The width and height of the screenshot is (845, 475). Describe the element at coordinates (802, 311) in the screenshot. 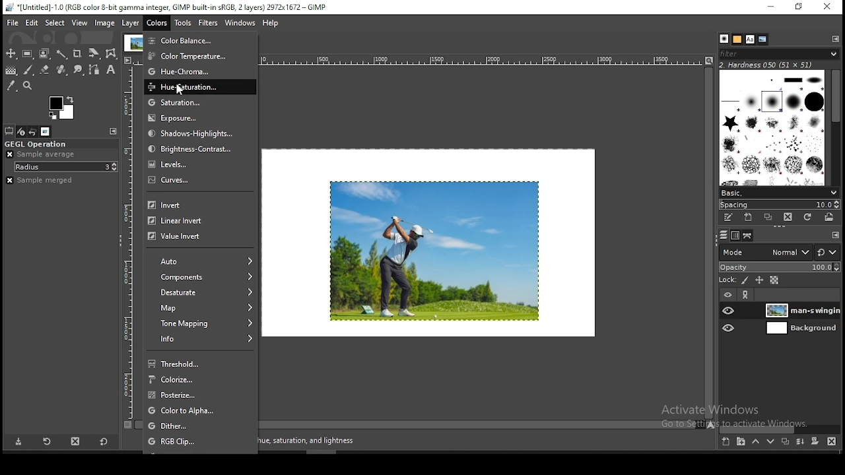

I see `layer ` at that location.